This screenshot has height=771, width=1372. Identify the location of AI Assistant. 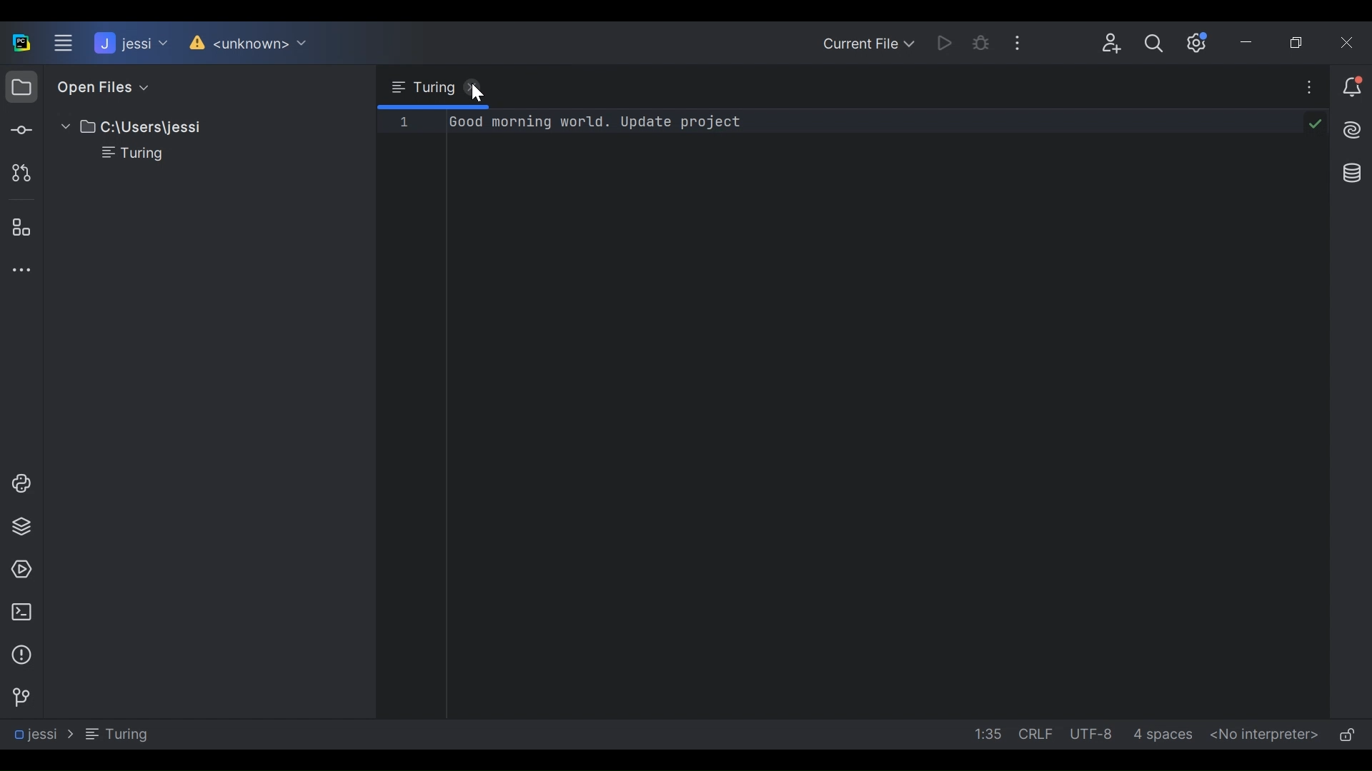
(1351, 128).